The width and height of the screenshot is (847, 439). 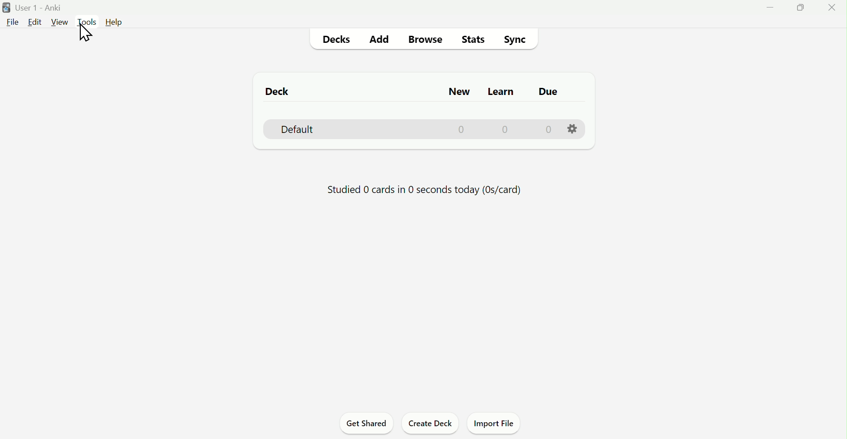 What do you see at coordinates (117, 23) in the screenshot?
I see `Help` at bounding box center [117, 23].